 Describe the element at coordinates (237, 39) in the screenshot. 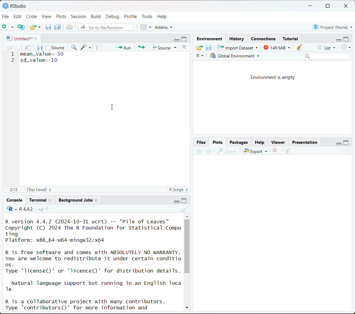

I see `History` at that location.